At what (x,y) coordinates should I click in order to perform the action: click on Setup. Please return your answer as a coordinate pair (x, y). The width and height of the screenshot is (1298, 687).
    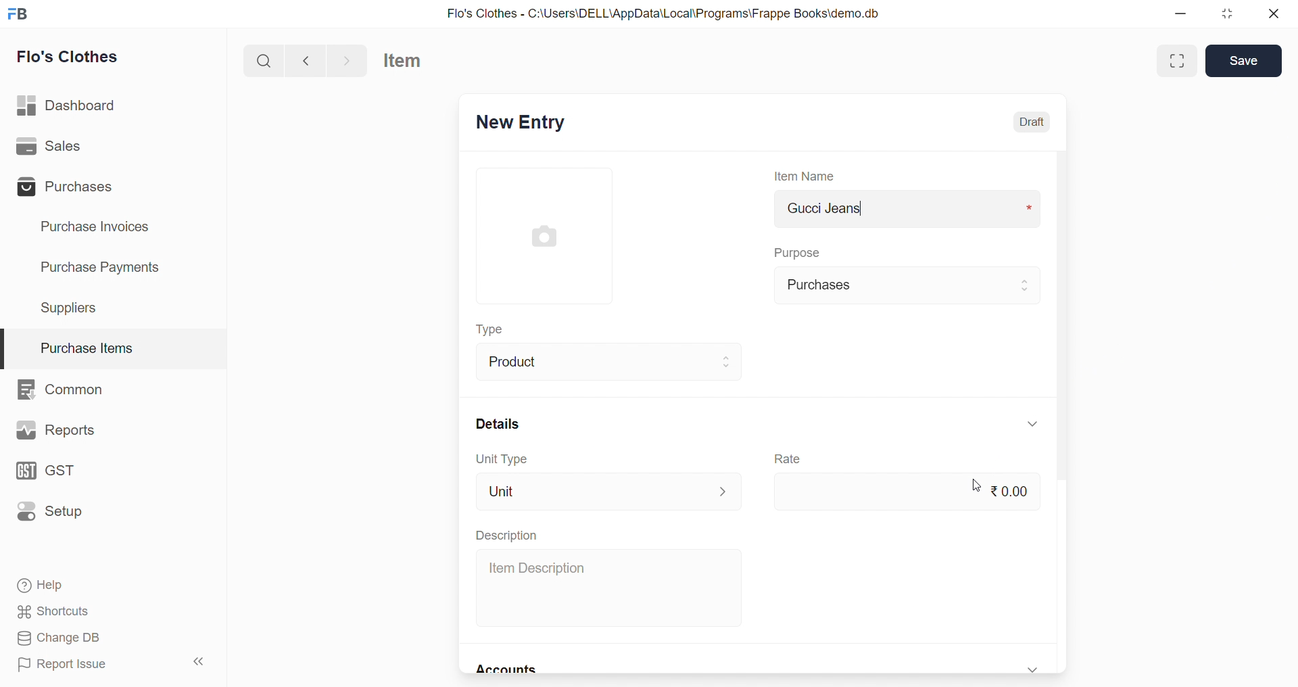
    Looking at the image, I should click on (59, 513).